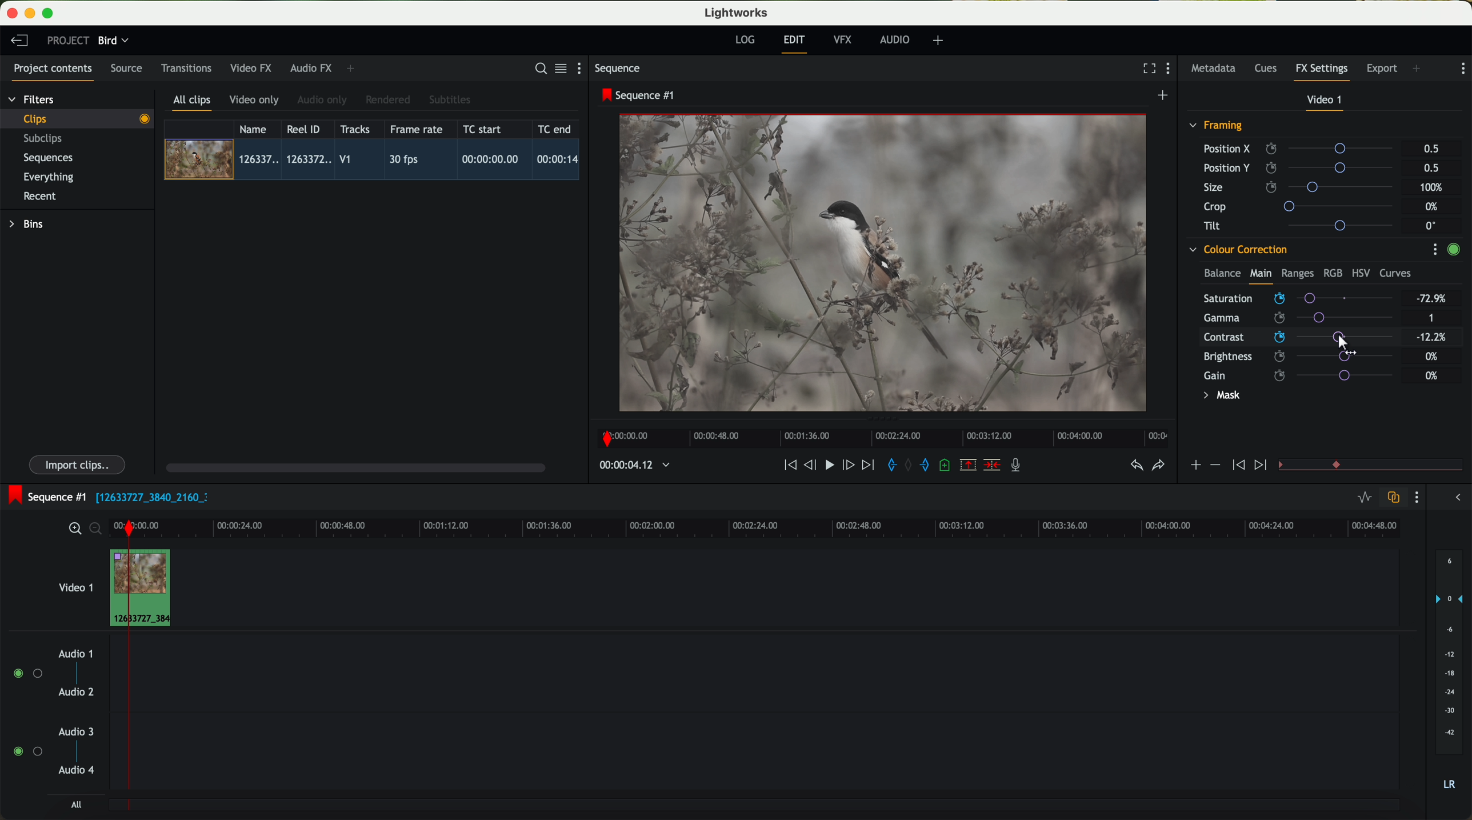 This screenshot has width=1472, height=820. What do you see at coordinates (483, 129) in the screenshot?
I see `TC start` at bounding box center [483, 129].